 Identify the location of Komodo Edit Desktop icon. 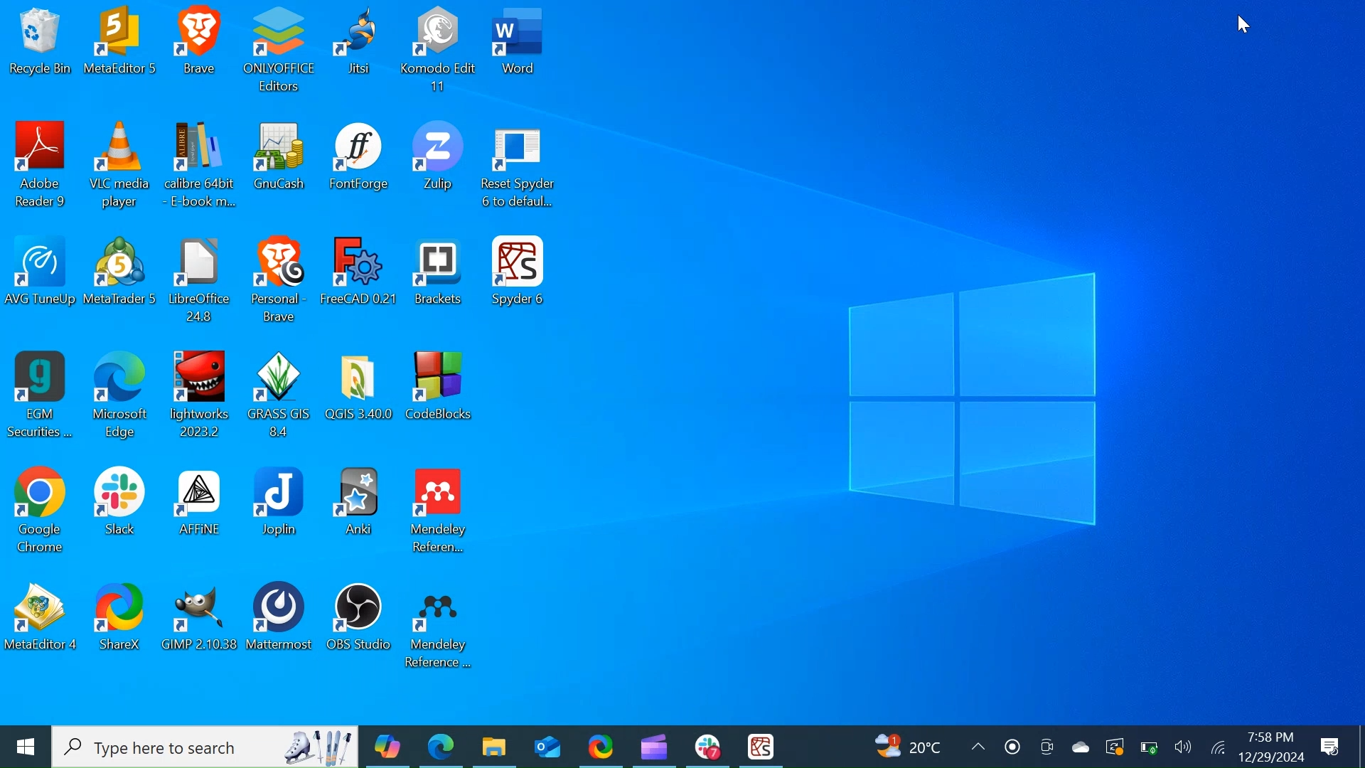
(441, 49).